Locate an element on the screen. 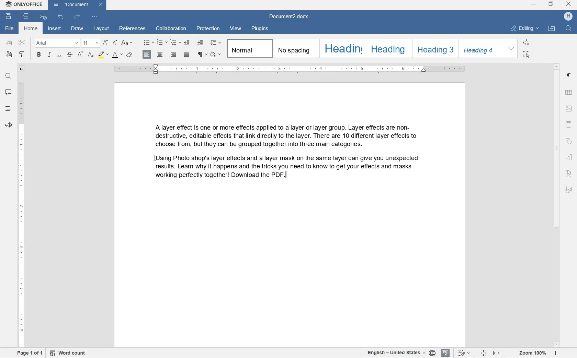 The height and width of the screenshot is (358, 577). NORMAL is located at coordinates (249, 49).